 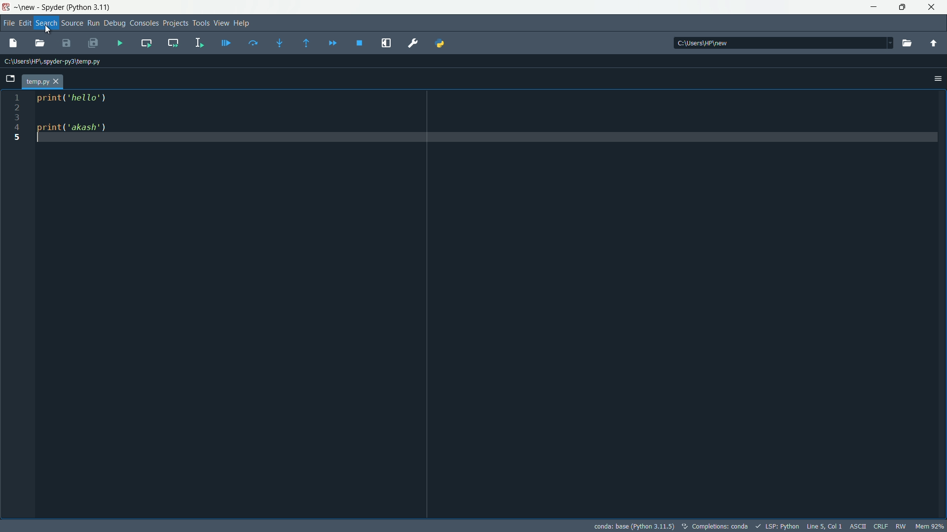 What do you see at coordinates (25, 22) in the screenshot?
I see `edit menu` at bounding box center [25, 22].